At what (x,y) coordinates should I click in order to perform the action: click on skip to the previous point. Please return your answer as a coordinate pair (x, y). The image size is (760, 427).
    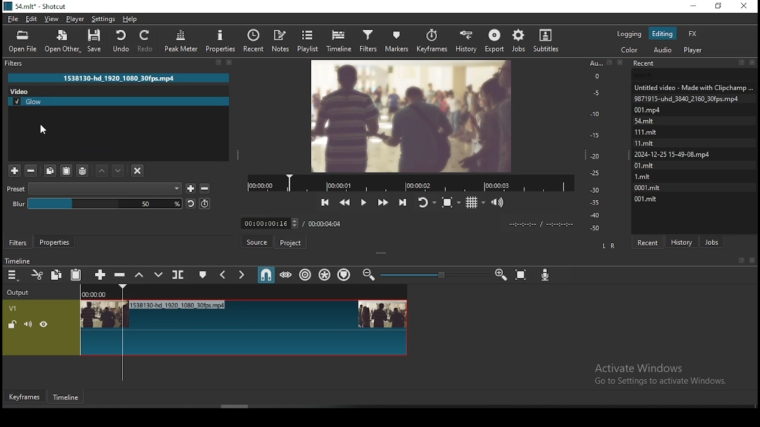
    Looking at the image, I should click on (325, 203).